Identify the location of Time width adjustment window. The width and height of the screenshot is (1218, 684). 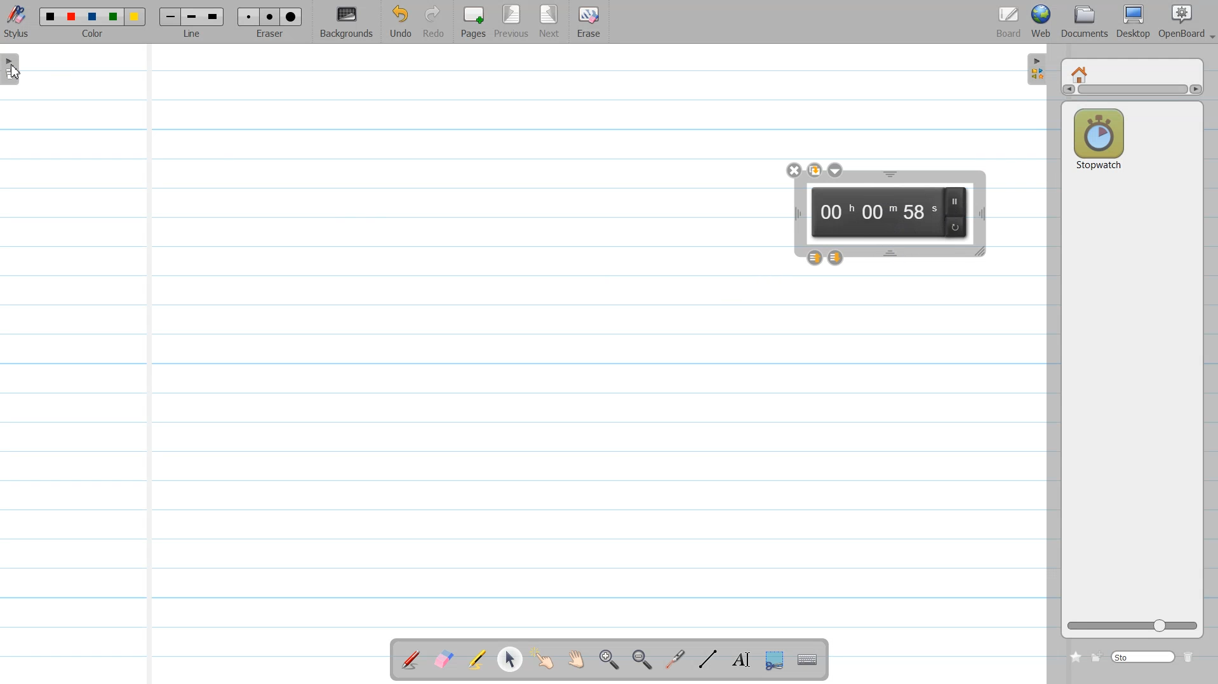
(981, 214).